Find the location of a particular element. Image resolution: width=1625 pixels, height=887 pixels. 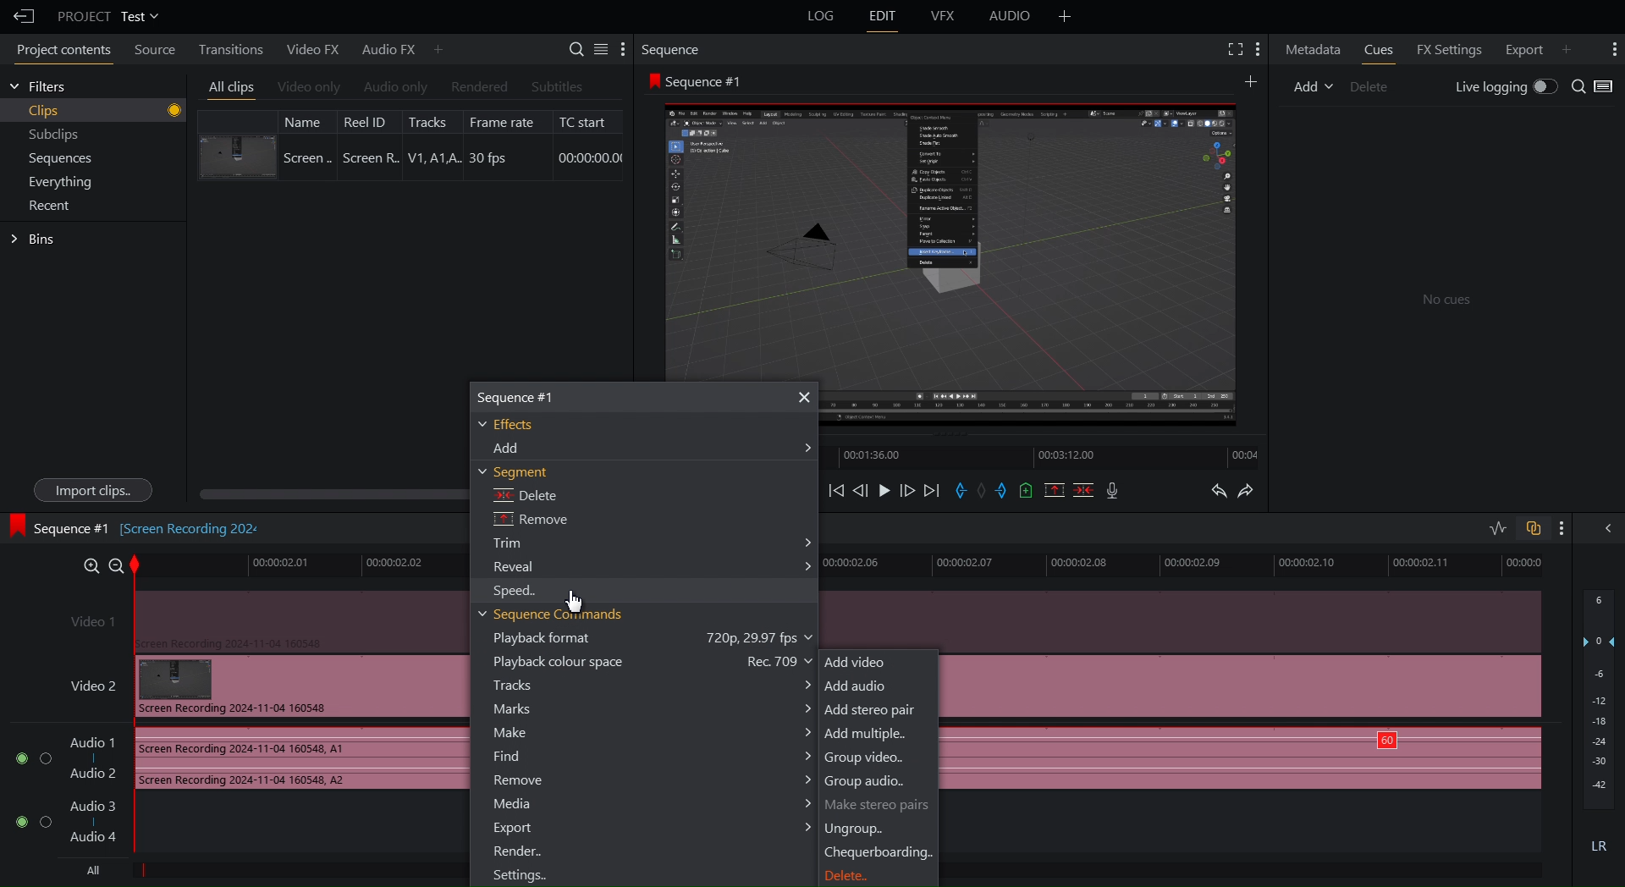

Add is located at coordinates (1249, 80).